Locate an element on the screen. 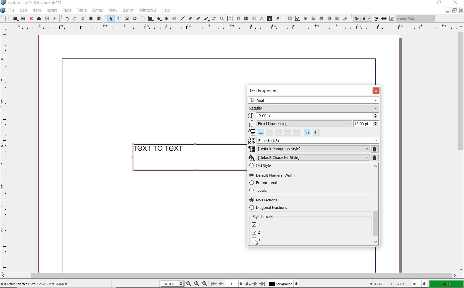 This screenshot has height=288, width=464. No Fractions is located at coordinates (263, 200).